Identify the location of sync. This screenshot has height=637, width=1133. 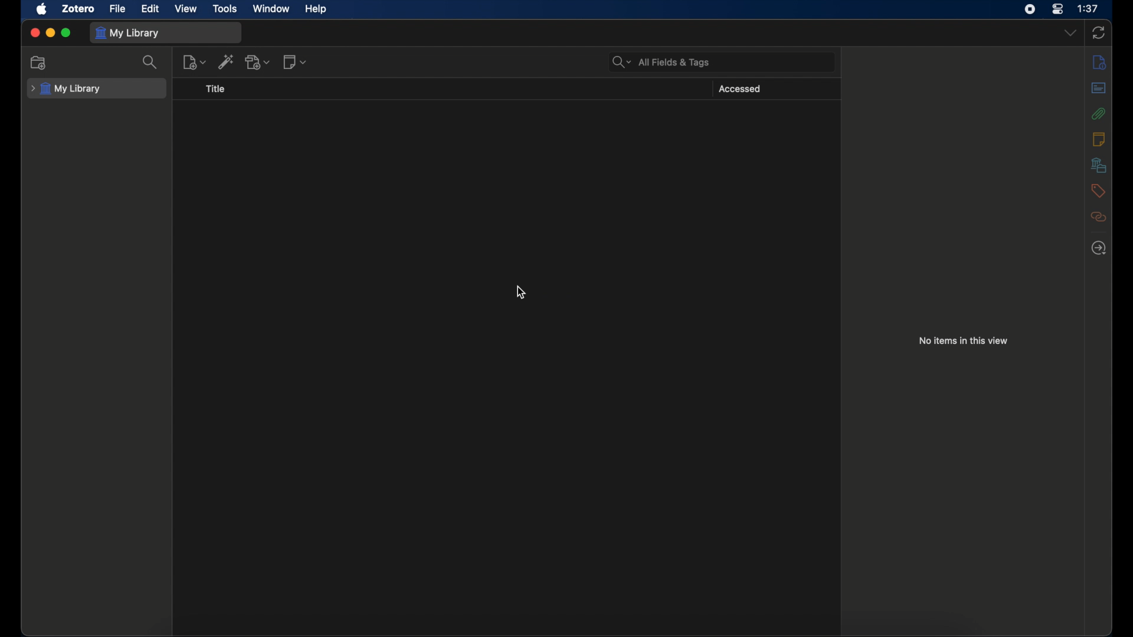
(1099, 33).